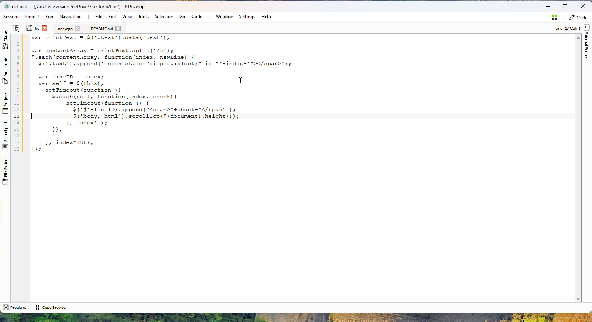  Describe the element at coordinates (6, 72) in the screenshot. I see `Documents` at that location.